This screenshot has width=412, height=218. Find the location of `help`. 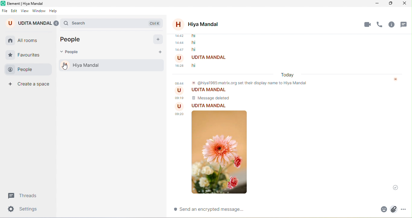

help is located at coordinates (55, 11).